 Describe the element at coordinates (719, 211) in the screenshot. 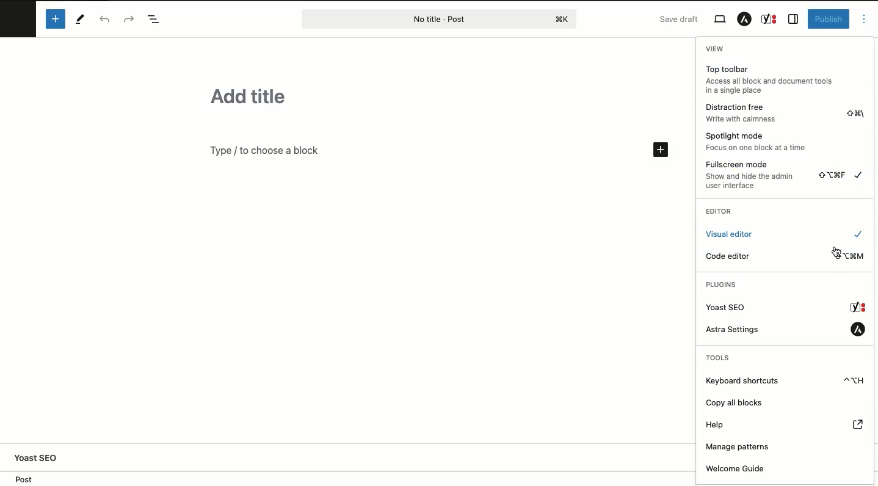

I see `Editor` at that location.